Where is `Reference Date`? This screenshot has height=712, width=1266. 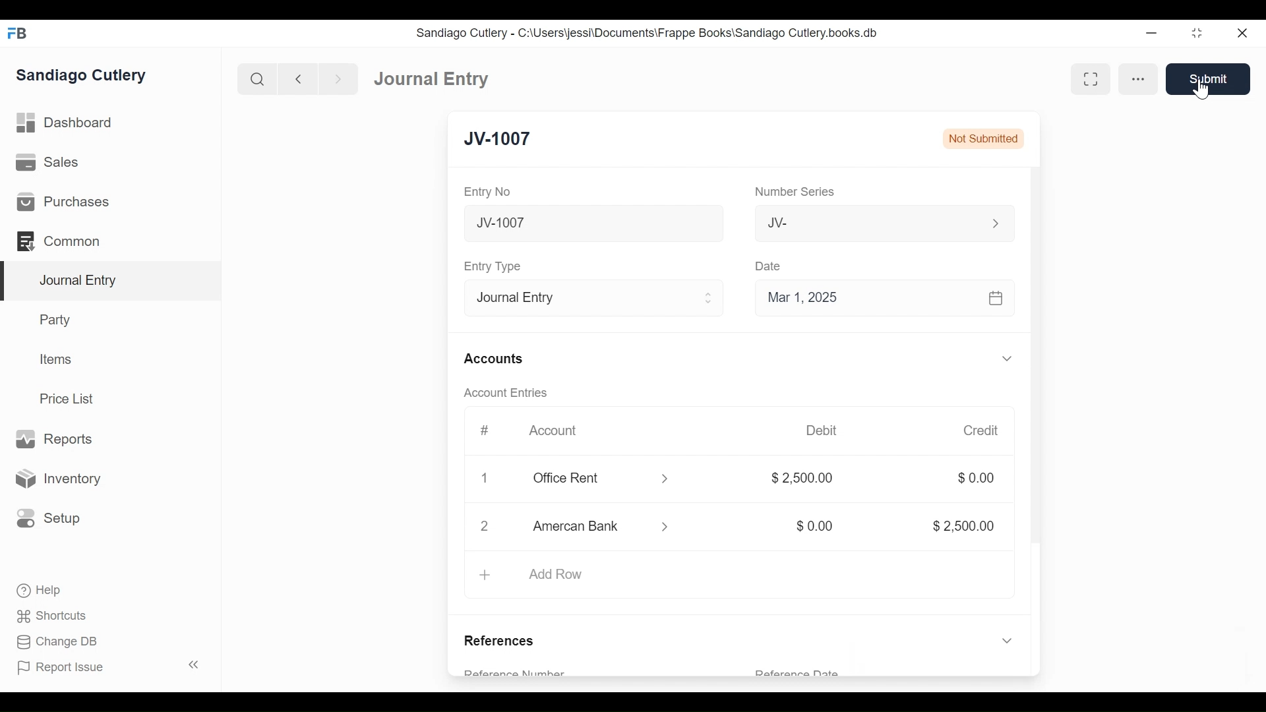 Reference Date is located at coordinates (798, 673).